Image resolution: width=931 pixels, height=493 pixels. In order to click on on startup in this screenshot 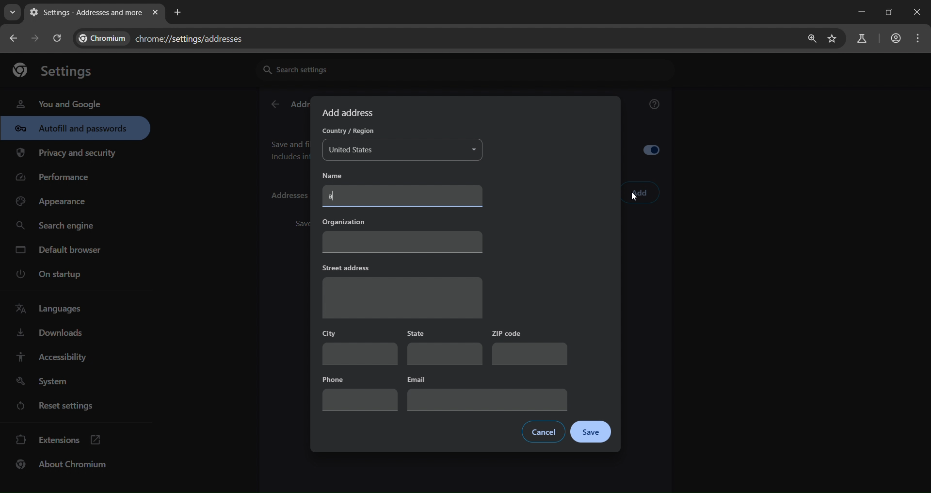, I will do `click(55, 275)`.